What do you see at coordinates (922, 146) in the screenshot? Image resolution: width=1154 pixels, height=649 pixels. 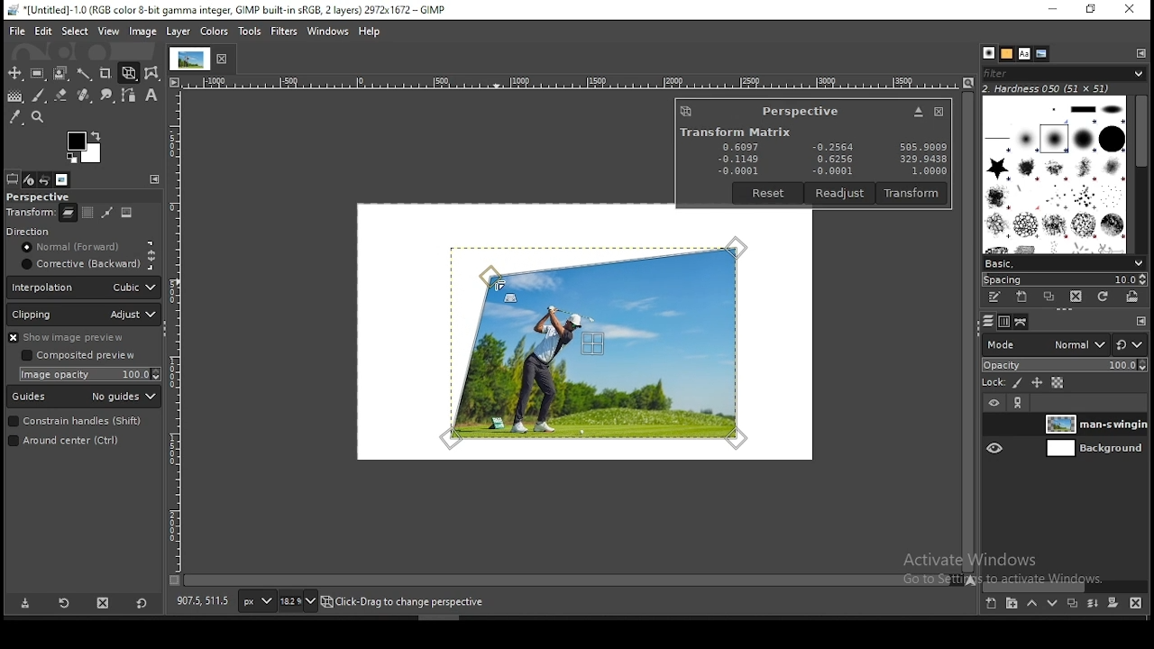 I see `505.9009` at bounding box center [922, 146].